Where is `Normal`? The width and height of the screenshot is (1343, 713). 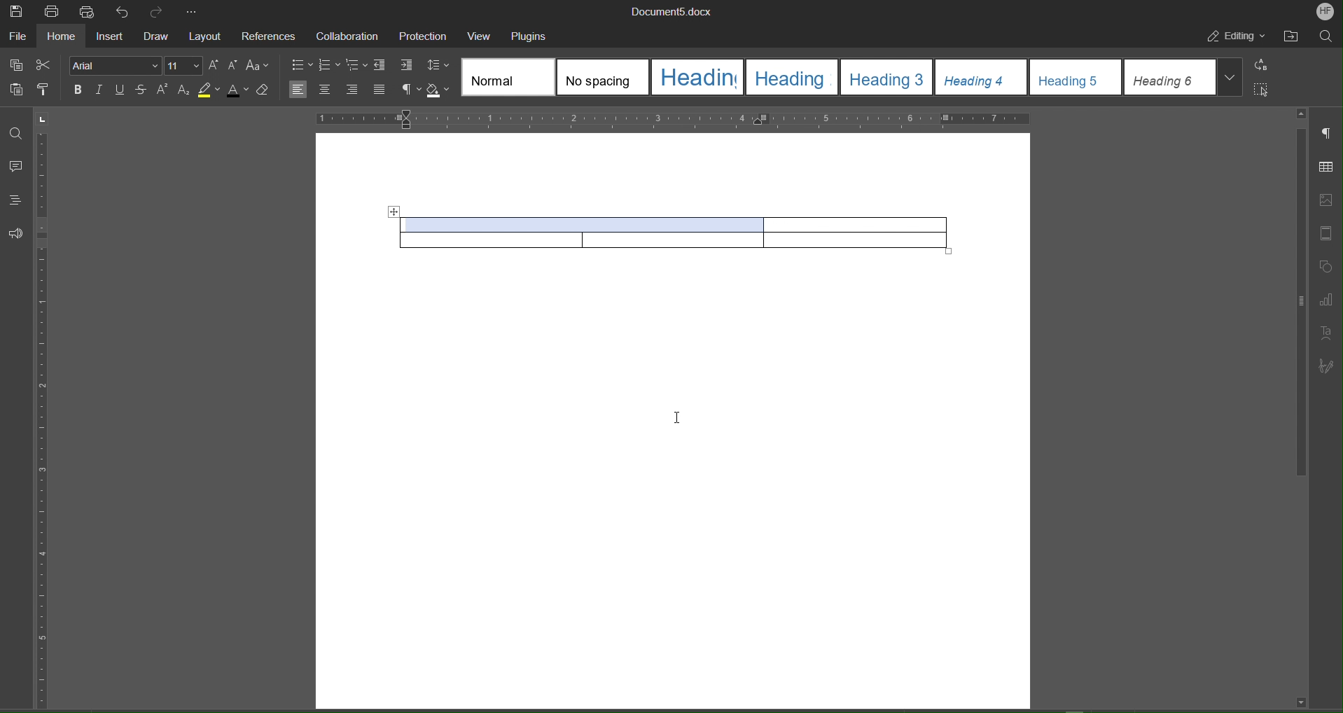 Normal is located at coordinates (508, 77).